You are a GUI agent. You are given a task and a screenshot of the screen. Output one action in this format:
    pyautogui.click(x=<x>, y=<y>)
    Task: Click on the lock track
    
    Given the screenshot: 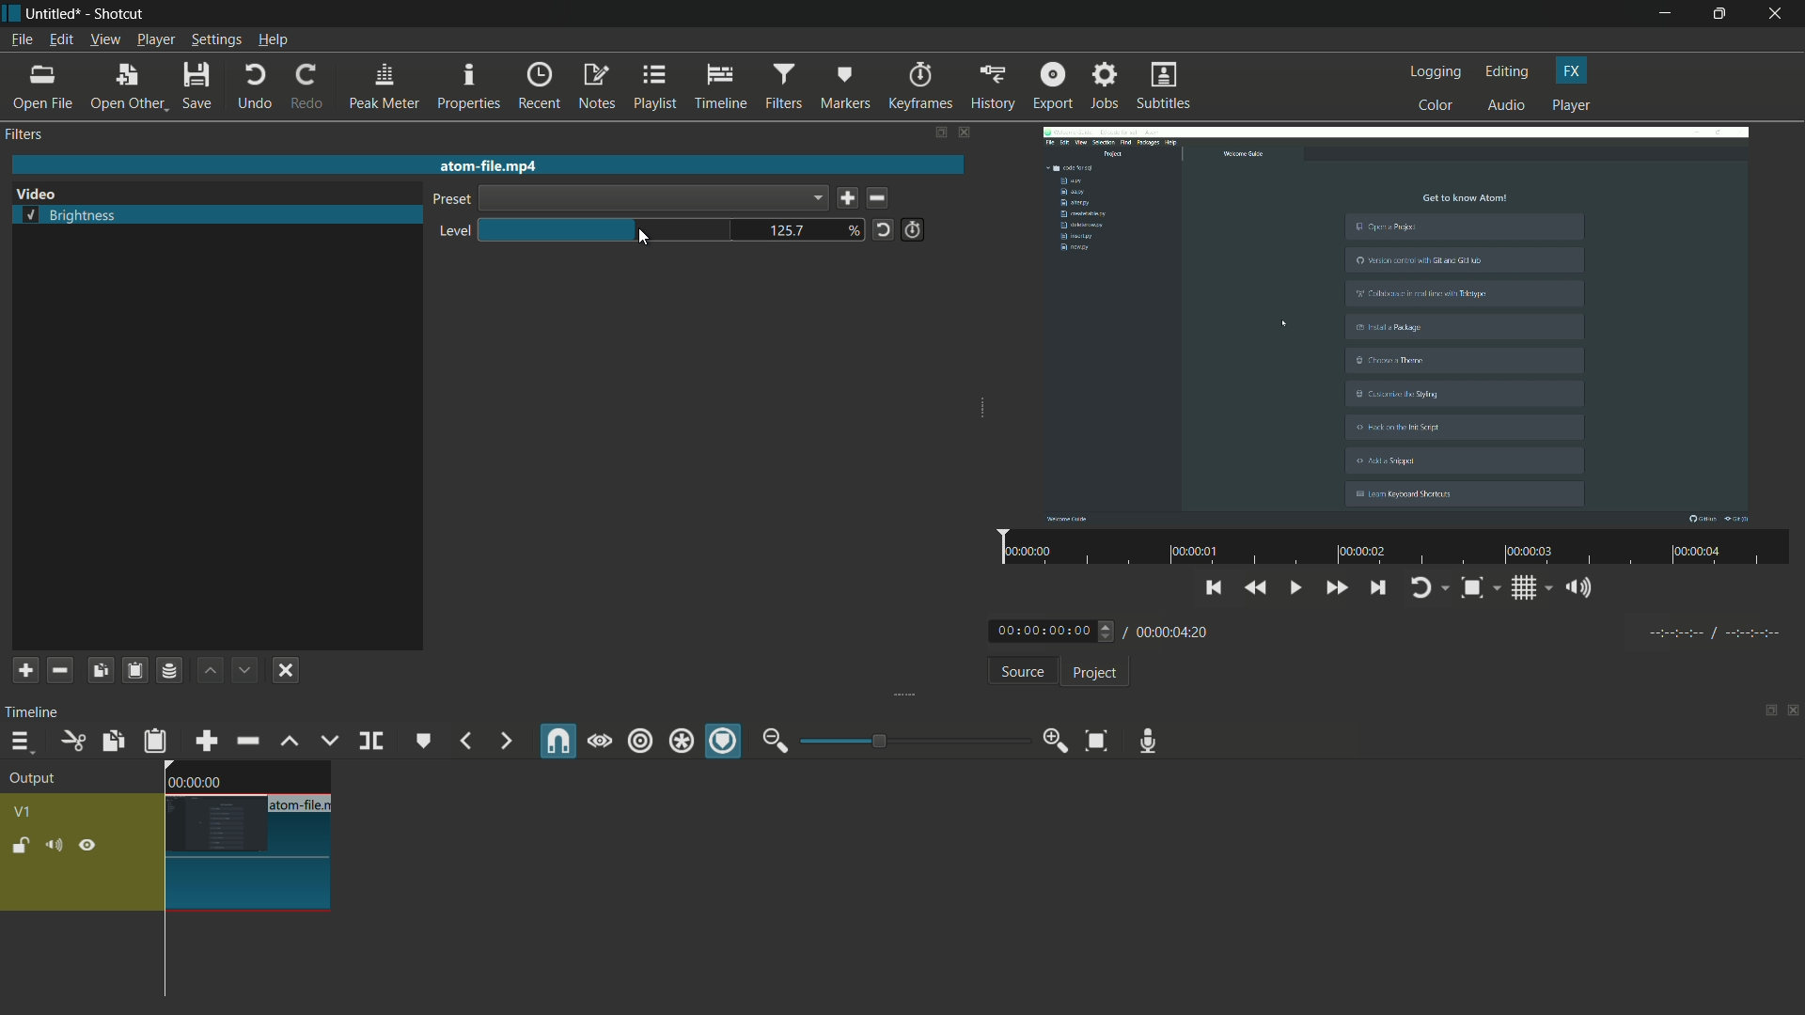 What is the action you would take?
    pyautogui.click(x=24, y=846)
    